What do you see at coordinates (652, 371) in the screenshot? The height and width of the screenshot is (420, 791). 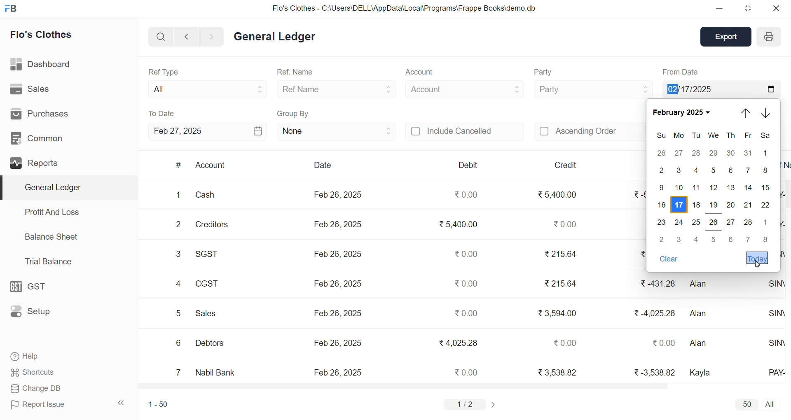 I see `₹ -3,538.82` at bounding box center [652, 371].